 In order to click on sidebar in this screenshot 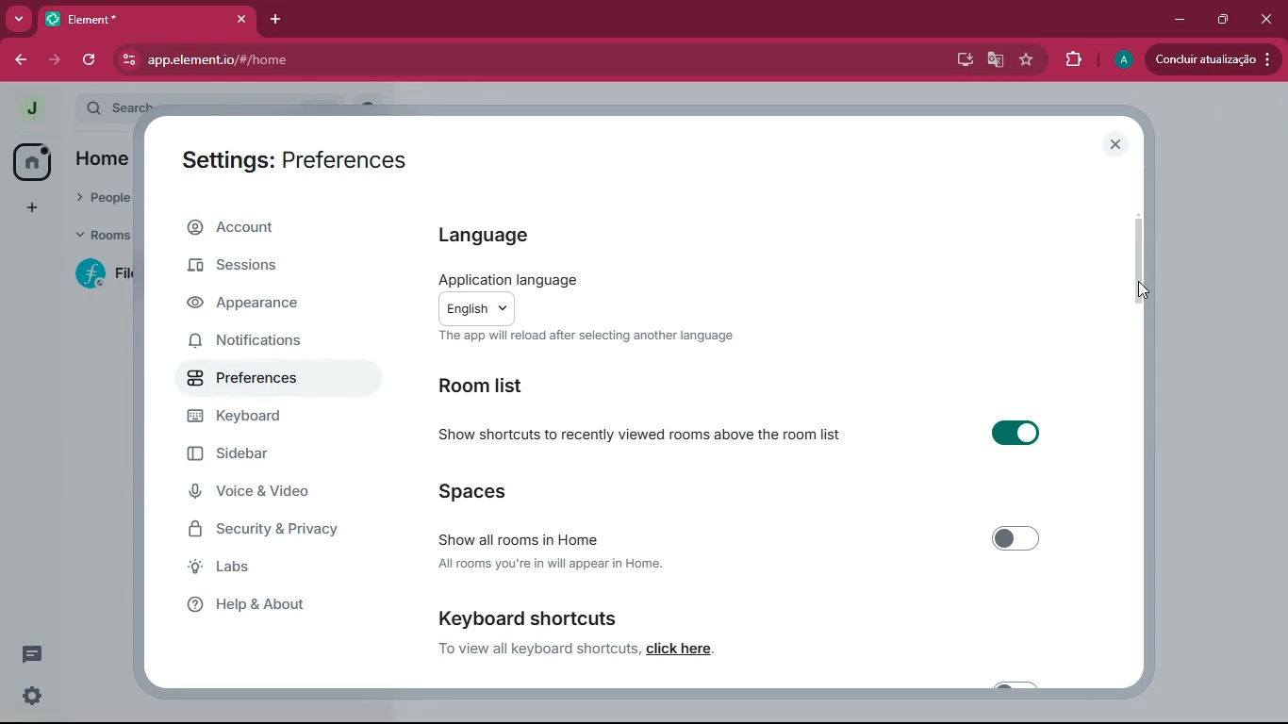, I will do `click(267, 453)`.